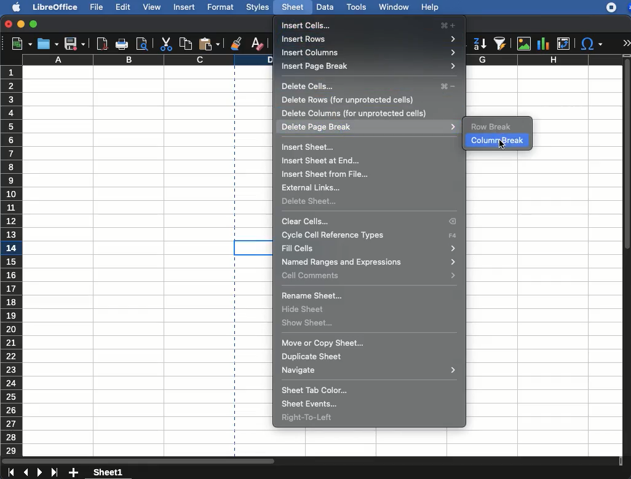 Image resolution: width=631 pixels, height=479 pixels. I want to click on clear formatting, so click(256, 42).